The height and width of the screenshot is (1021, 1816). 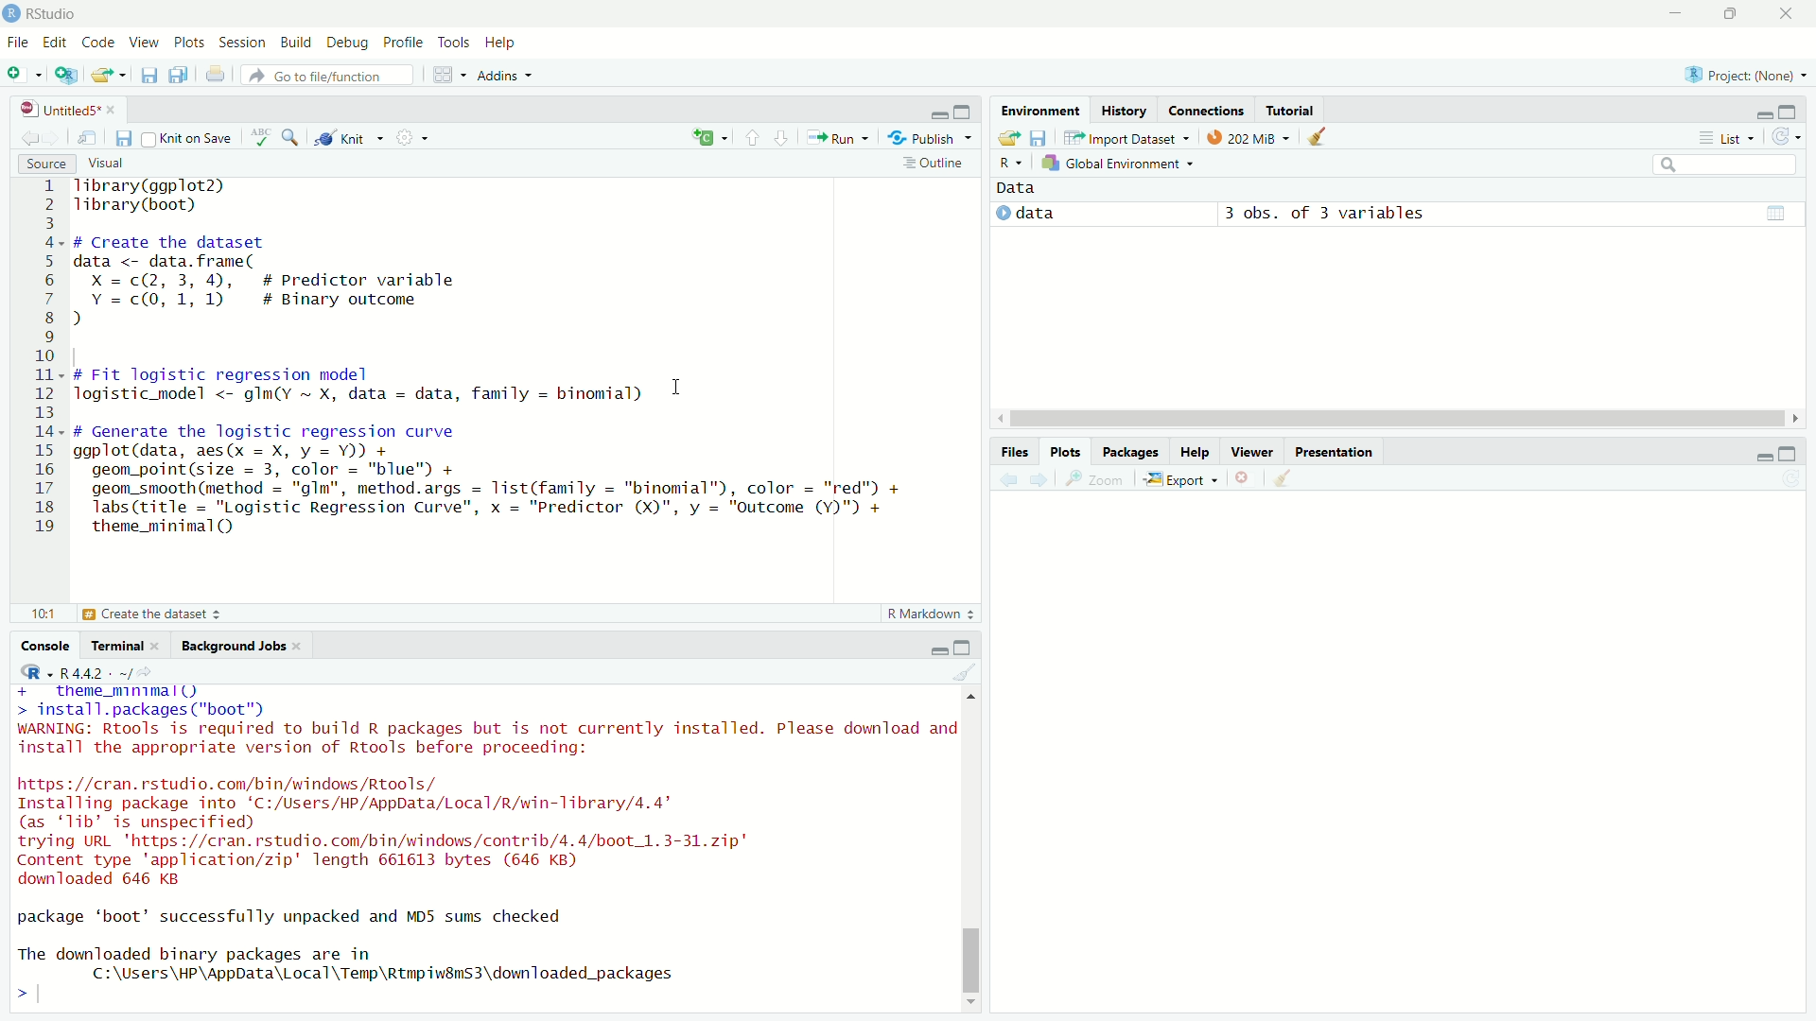 What do you see at coordinates (1248, 135) in the screenshot?
I see `202 MiB` at bounding box center [1248, 135].